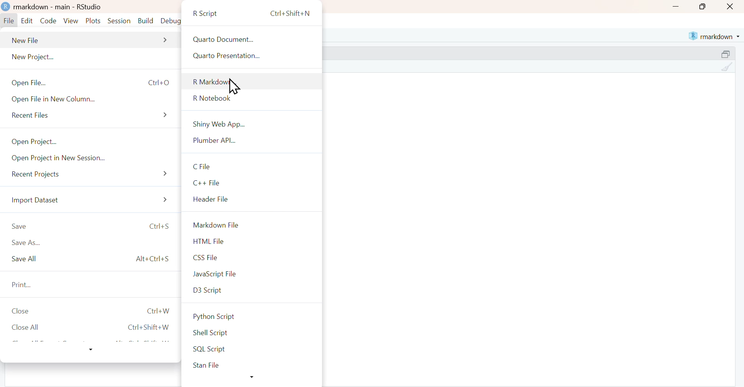 This screenshot has width=744, height=387. Describe the element at coordinates (251, 240) in the screenshot. I see `HTML File` at that location.